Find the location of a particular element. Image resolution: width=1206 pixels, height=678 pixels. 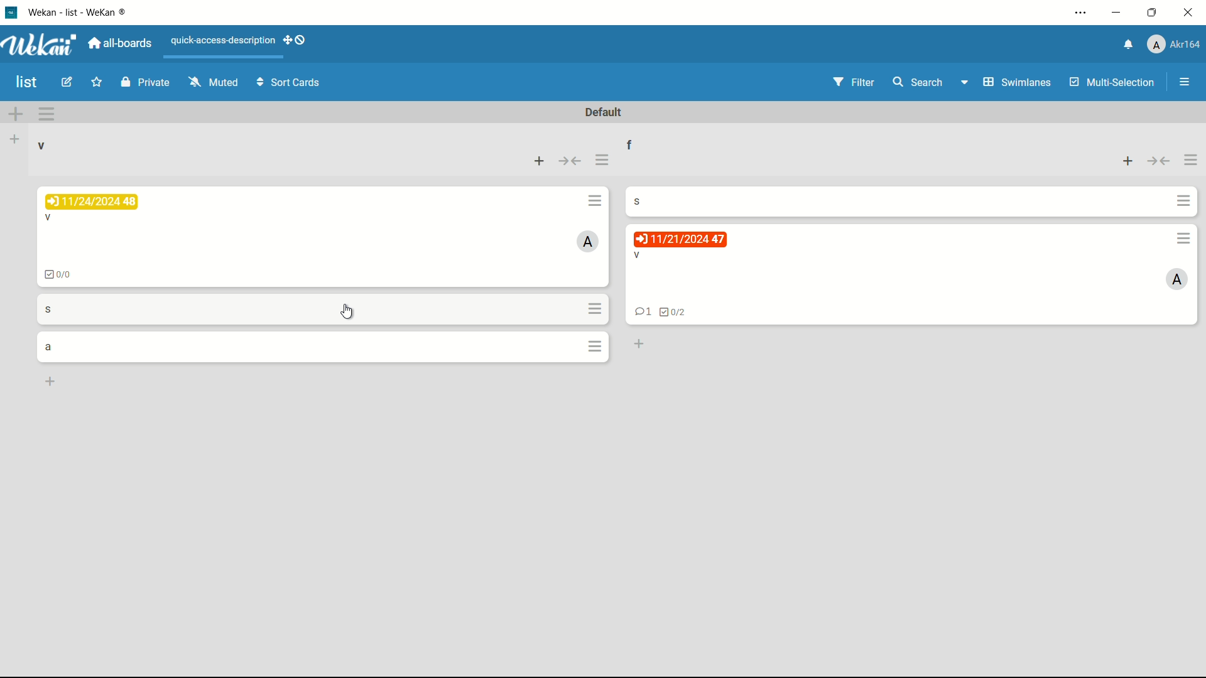

app icon is located at coordinates (13, 13).